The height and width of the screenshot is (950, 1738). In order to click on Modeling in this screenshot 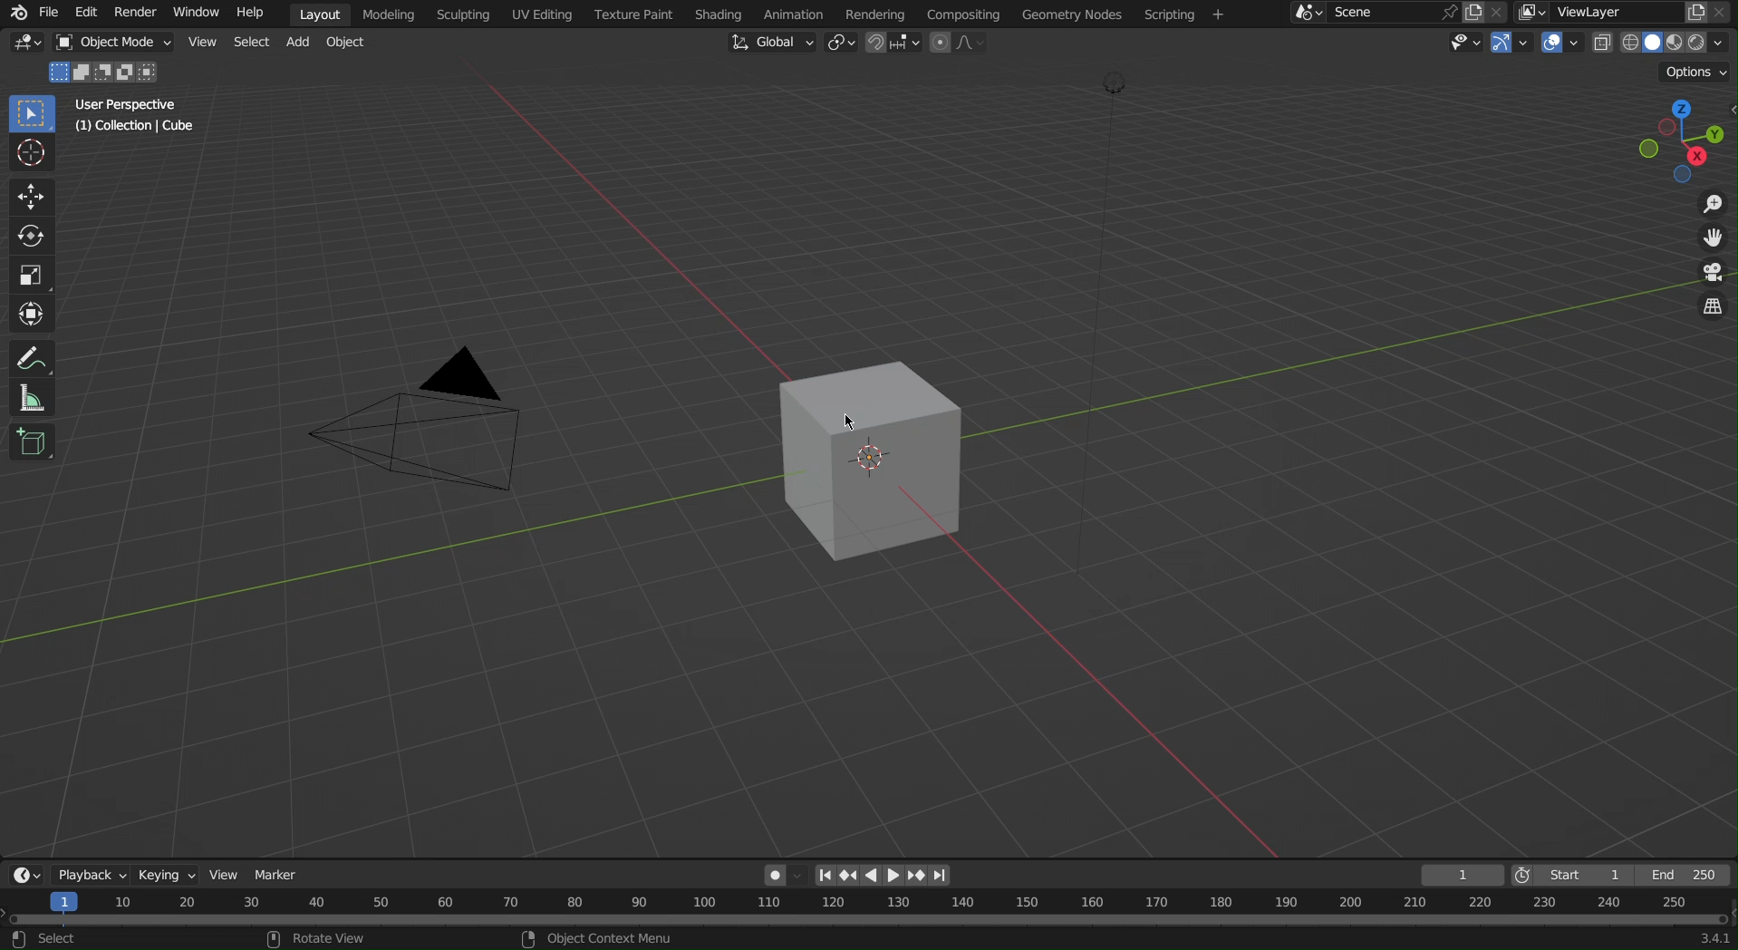, I will do `click(391, 15)`.